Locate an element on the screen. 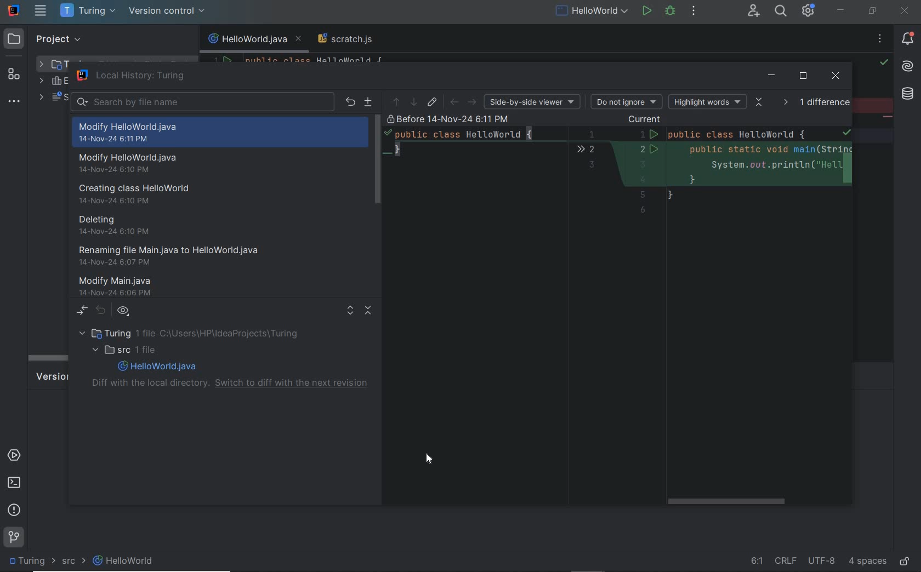 Image resolution: width=921 pixels, height=572 pixels. more actions is located at coordinates (693, 13).